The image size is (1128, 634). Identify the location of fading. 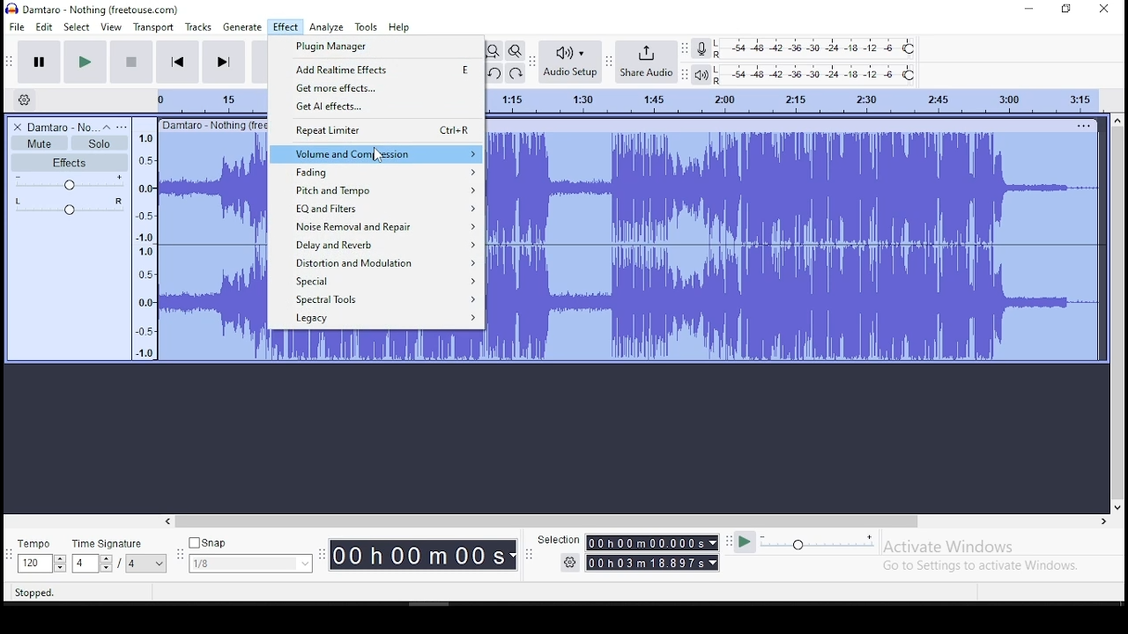
(376, 171).